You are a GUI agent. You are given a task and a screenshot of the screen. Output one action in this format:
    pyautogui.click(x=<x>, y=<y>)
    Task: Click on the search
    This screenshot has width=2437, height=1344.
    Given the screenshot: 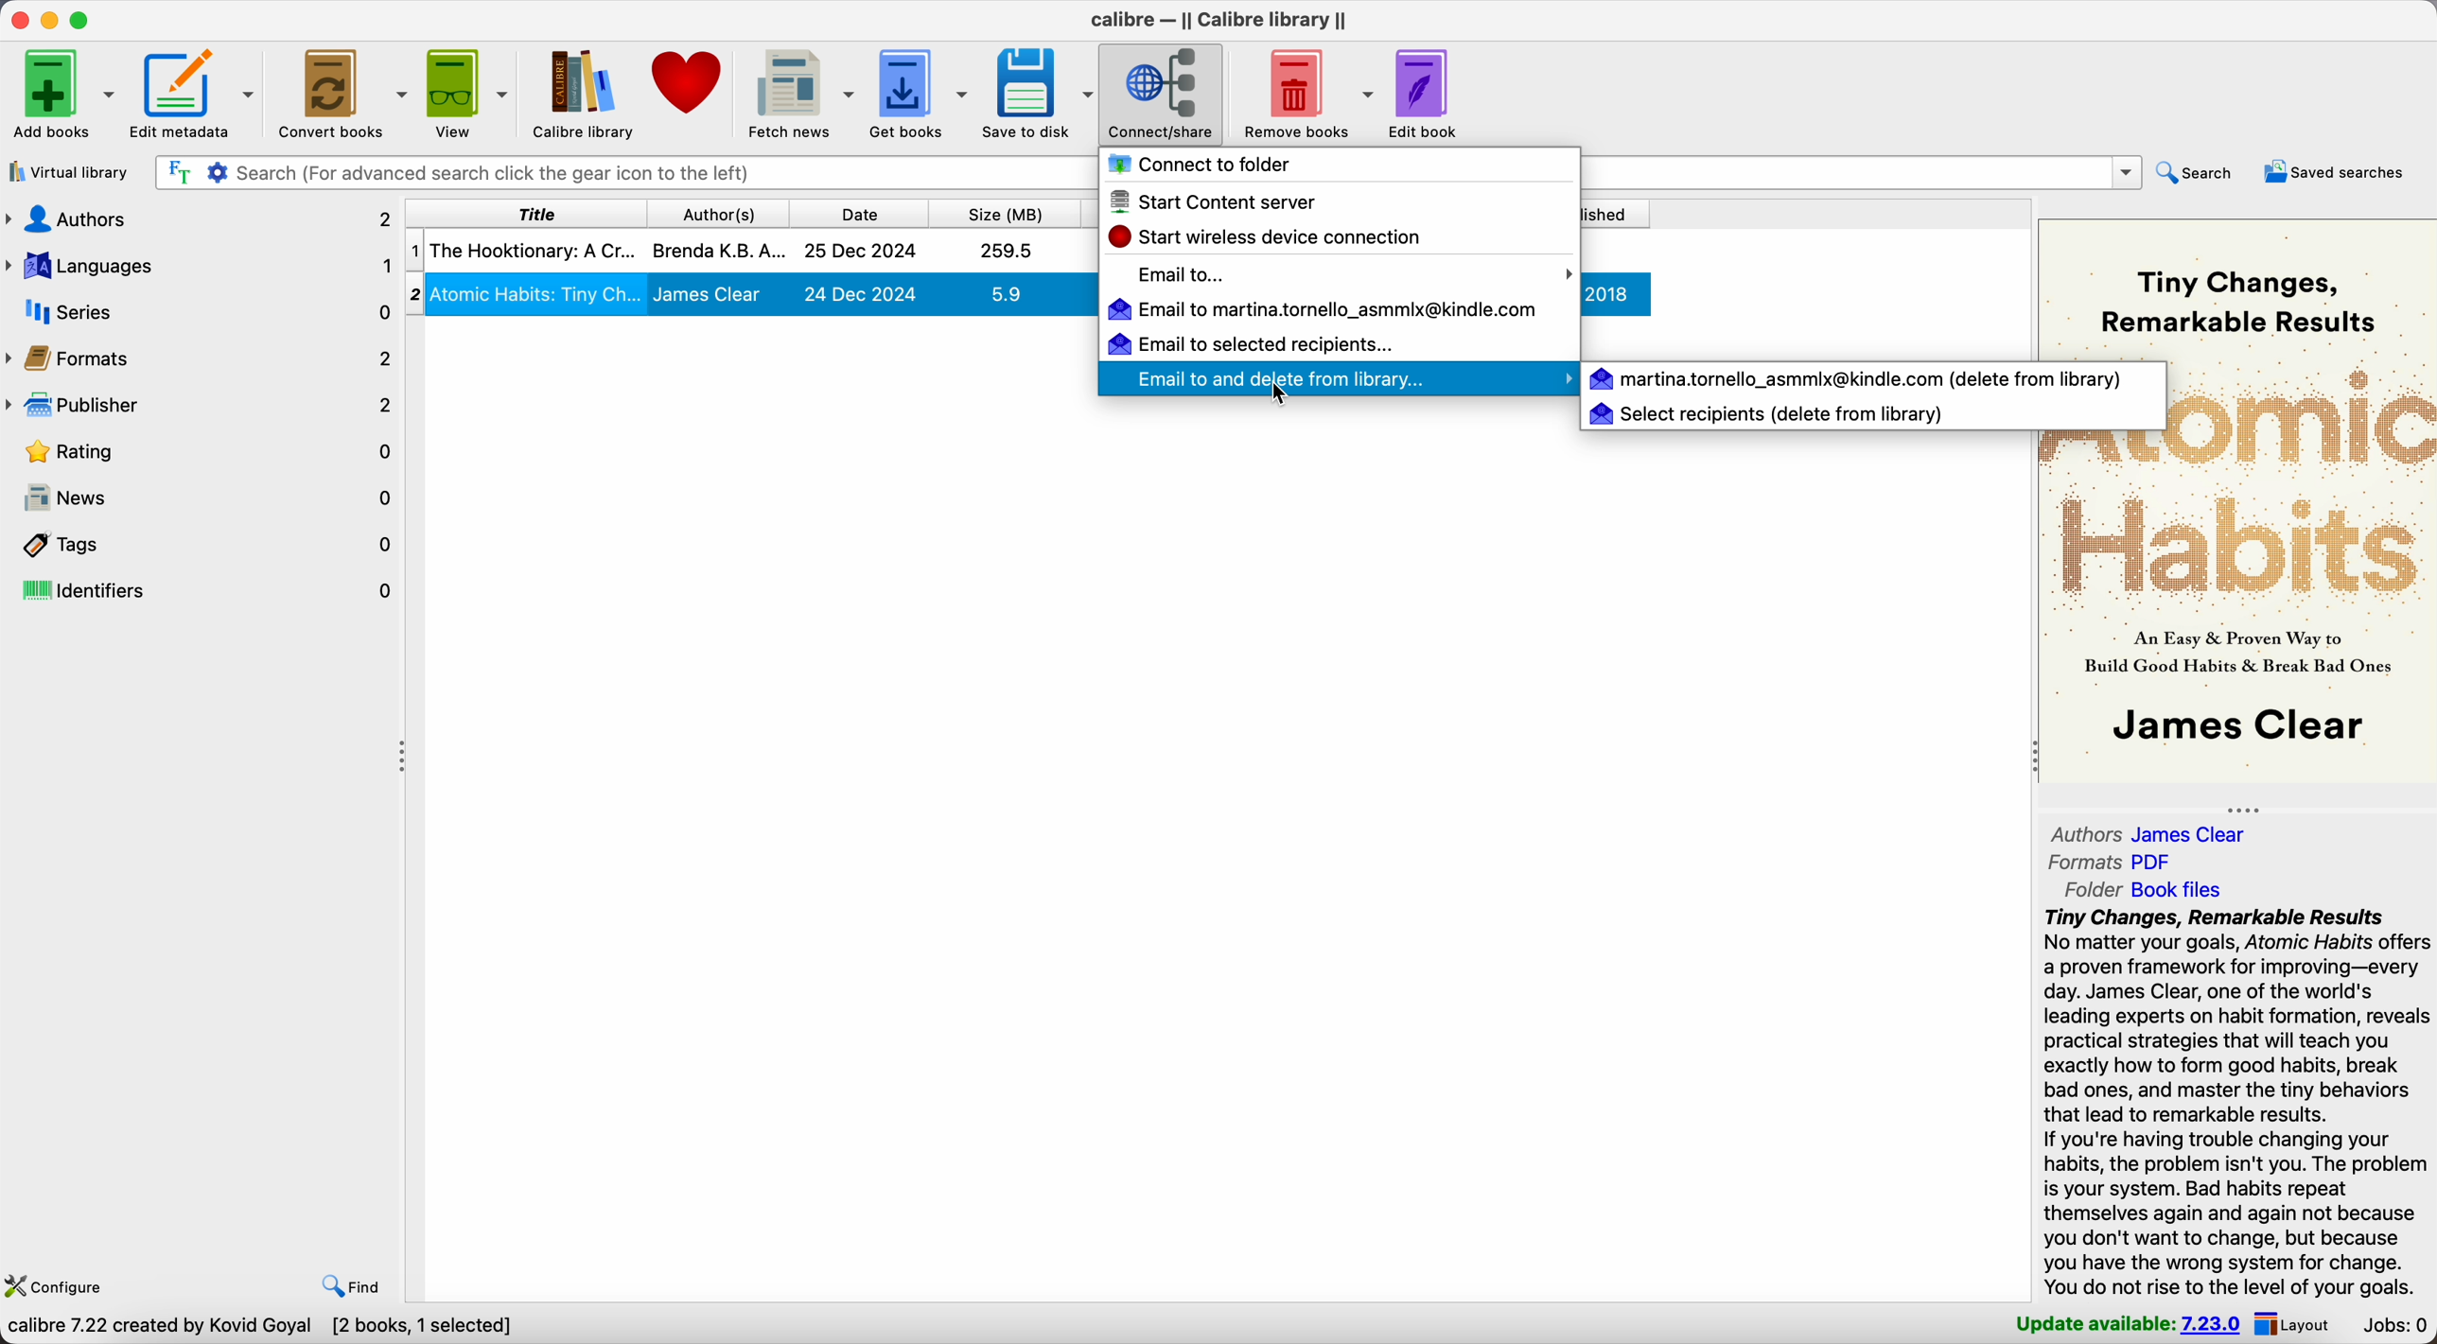 What is the action you would take?
    pyautogui.click(x=2201, y=174)
    